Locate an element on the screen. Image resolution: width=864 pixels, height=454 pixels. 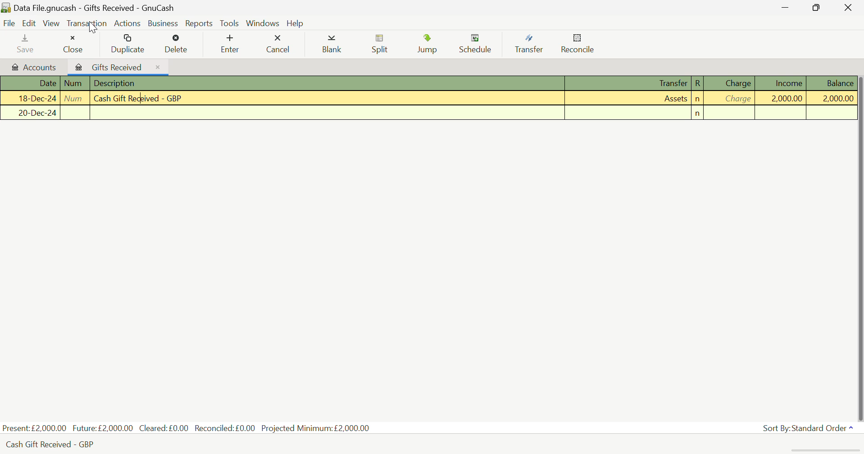
Cash Gift Received - GBP is located at coordinates (57, 445).